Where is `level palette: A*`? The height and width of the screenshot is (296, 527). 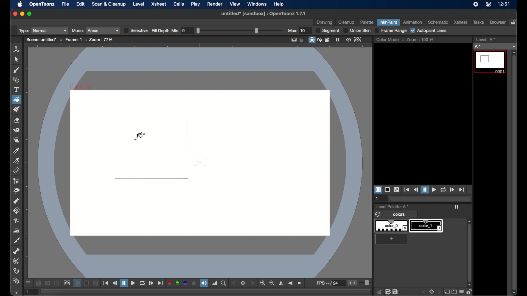
level palette: A* is located at coordinates (393, 206).